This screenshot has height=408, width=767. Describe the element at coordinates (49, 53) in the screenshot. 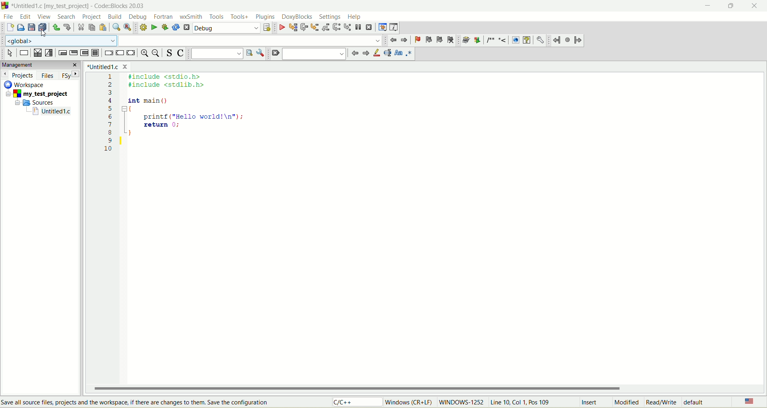

I see `selection` at that location.